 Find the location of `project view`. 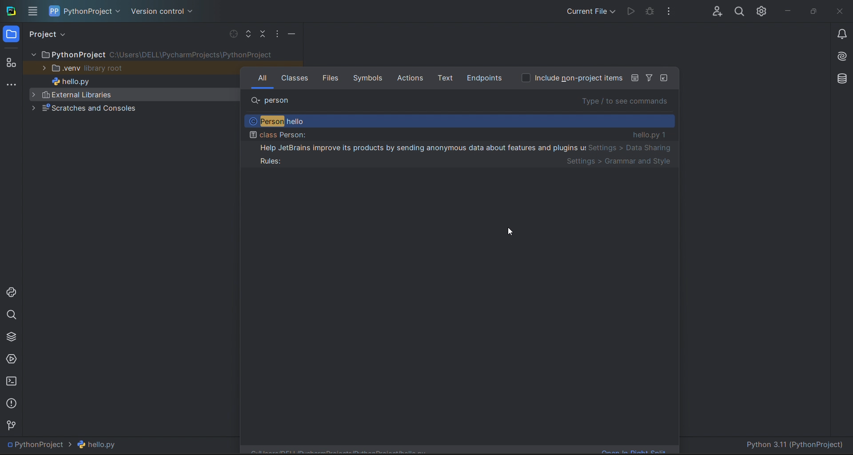

project view is located at coordinates (48, 34).